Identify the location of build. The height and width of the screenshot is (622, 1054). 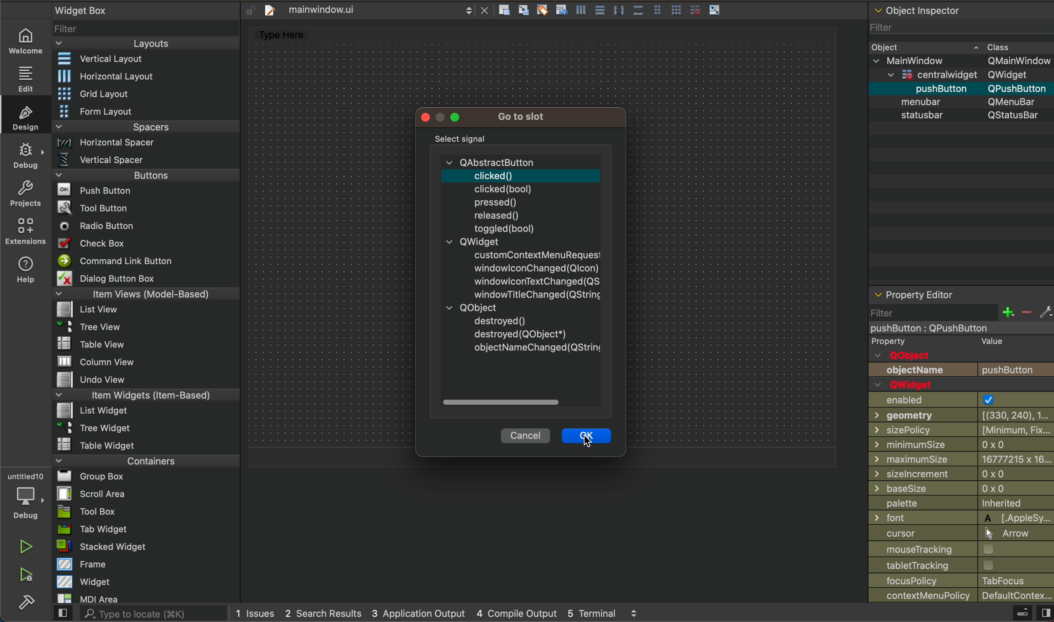
(23, 606).